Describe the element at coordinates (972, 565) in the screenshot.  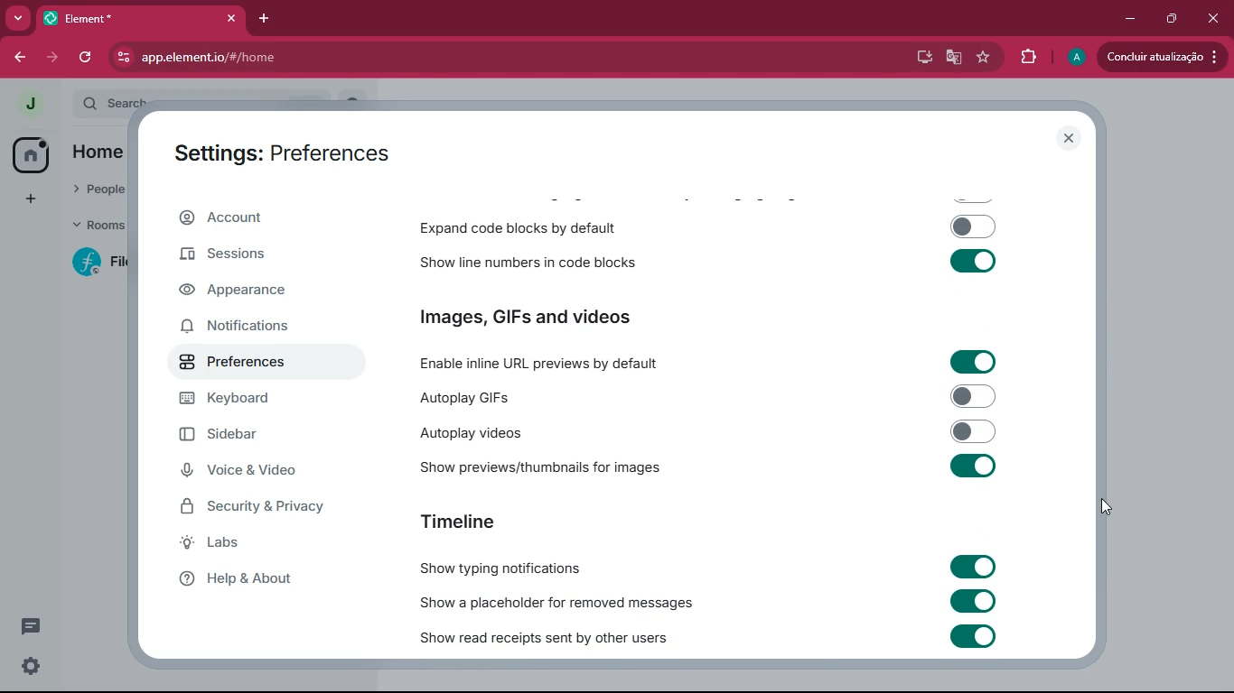
I see `toggle on/off` at that location.